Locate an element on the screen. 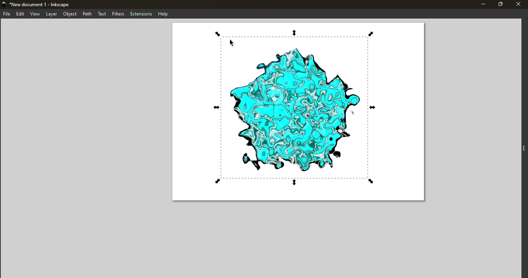 The height and width of the screenshot is (278, 528). Edit is located at coordinates (20, 14).